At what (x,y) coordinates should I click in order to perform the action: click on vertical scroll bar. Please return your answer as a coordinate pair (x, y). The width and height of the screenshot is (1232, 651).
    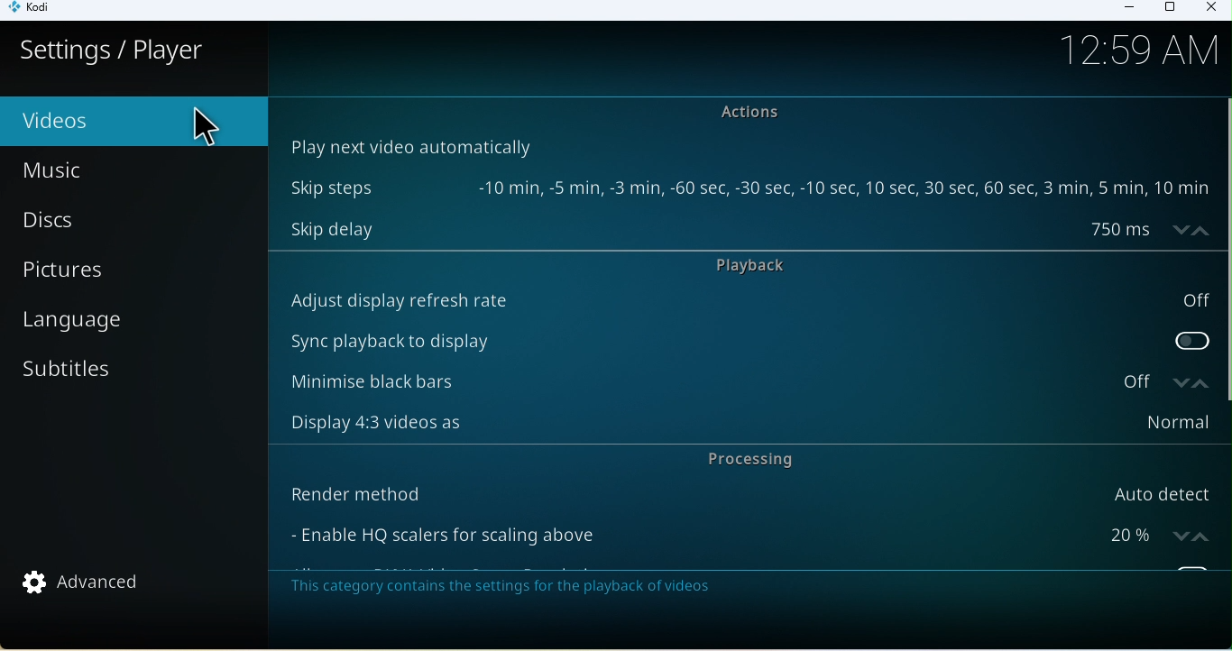
    Looking at the image, I should click on (1224, 250).